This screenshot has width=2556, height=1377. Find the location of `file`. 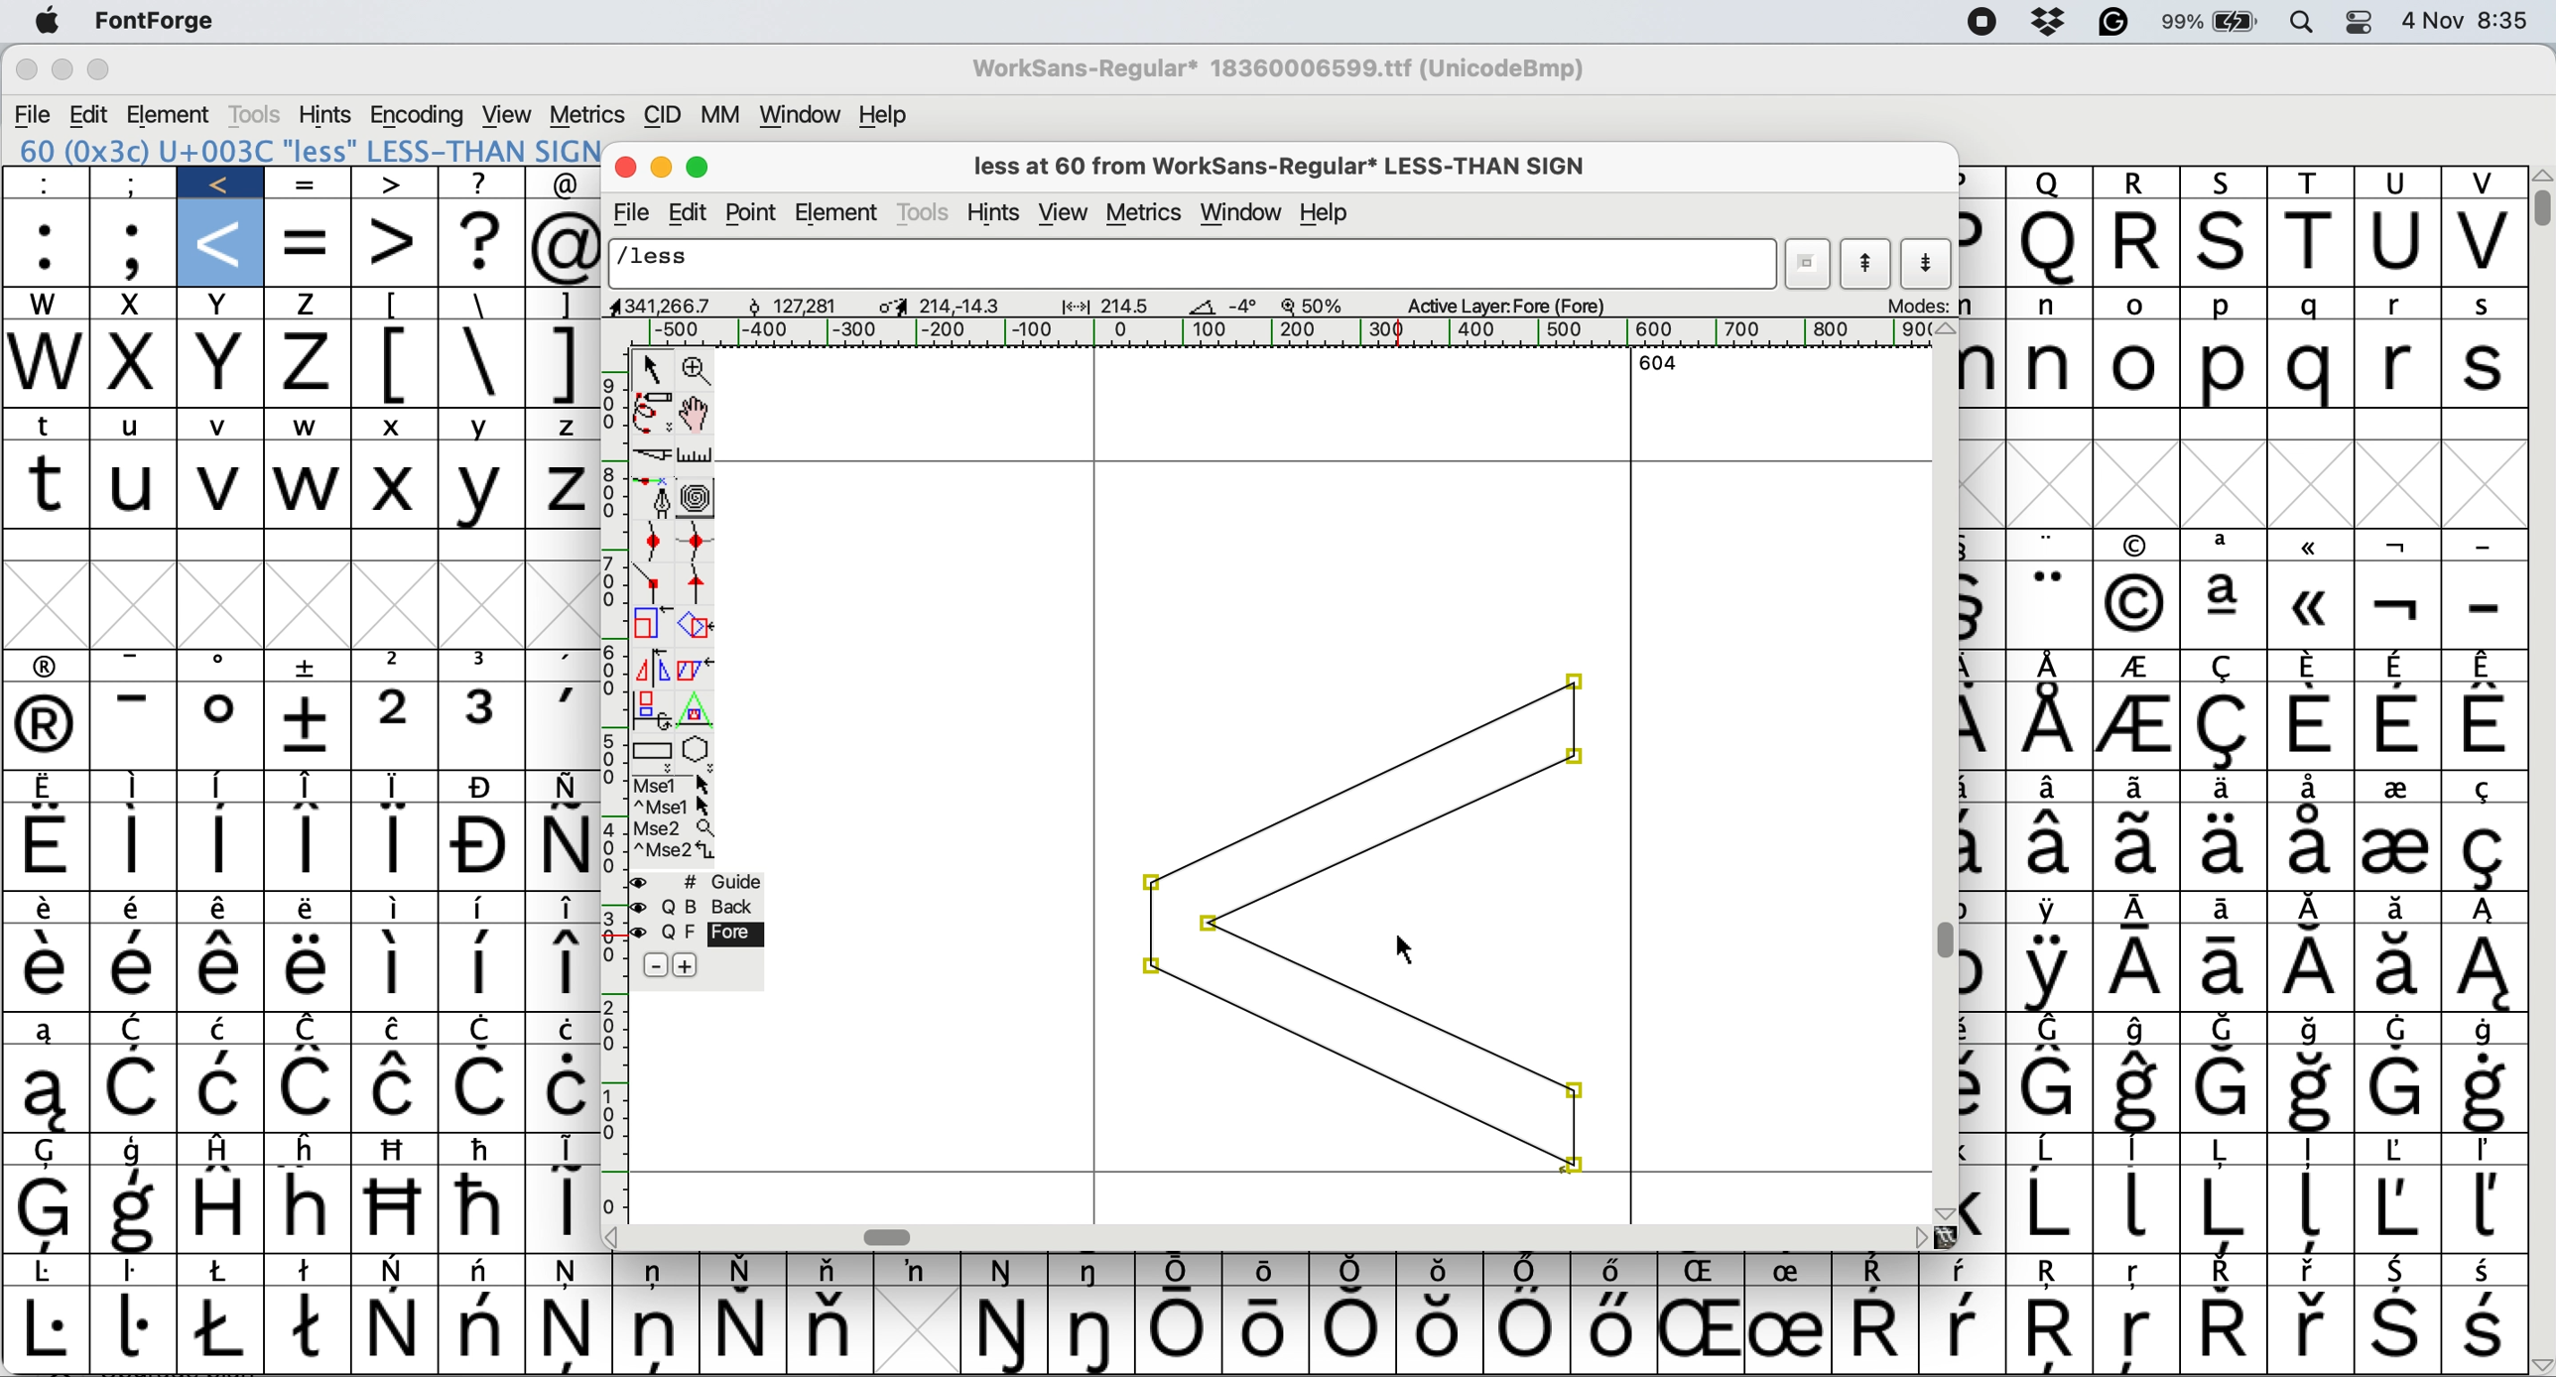

file is located at coordinates (634, 210).